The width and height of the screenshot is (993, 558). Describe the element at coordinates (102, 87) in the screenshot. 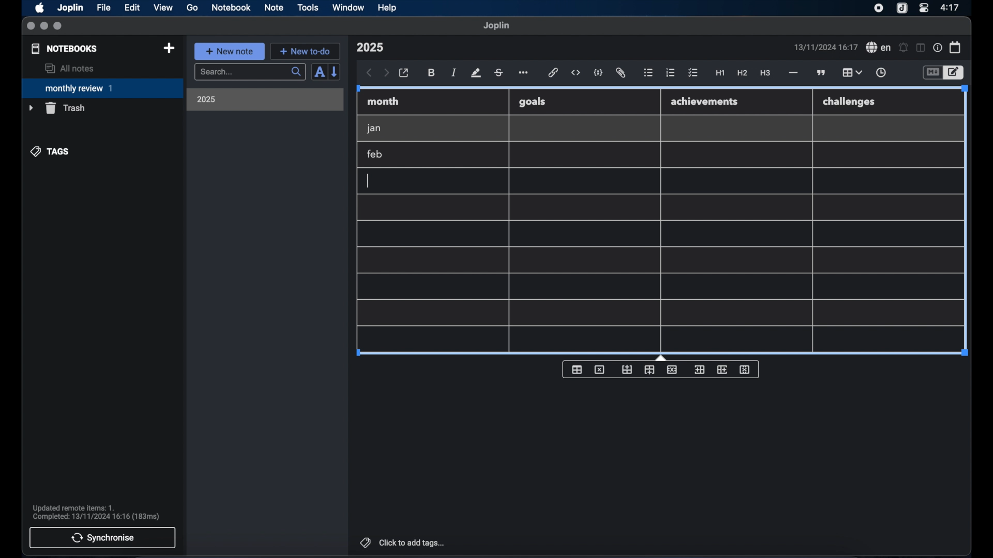

I see `monthly review` at that location.